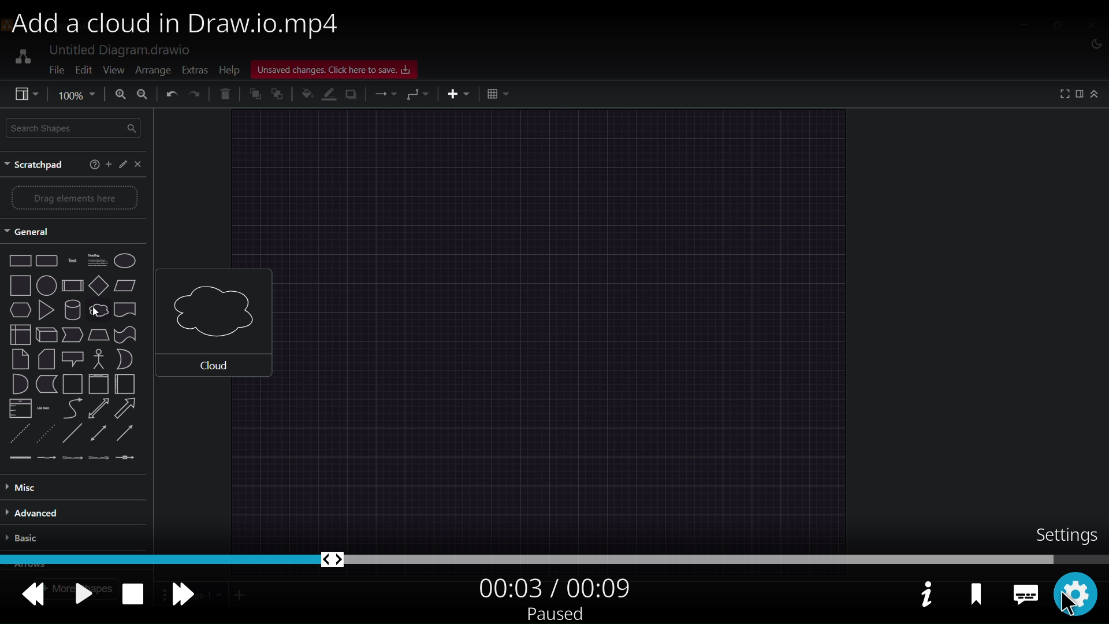  Describe the element at coordinates (924, 595) in the screenshot. I see `video info` at that location.